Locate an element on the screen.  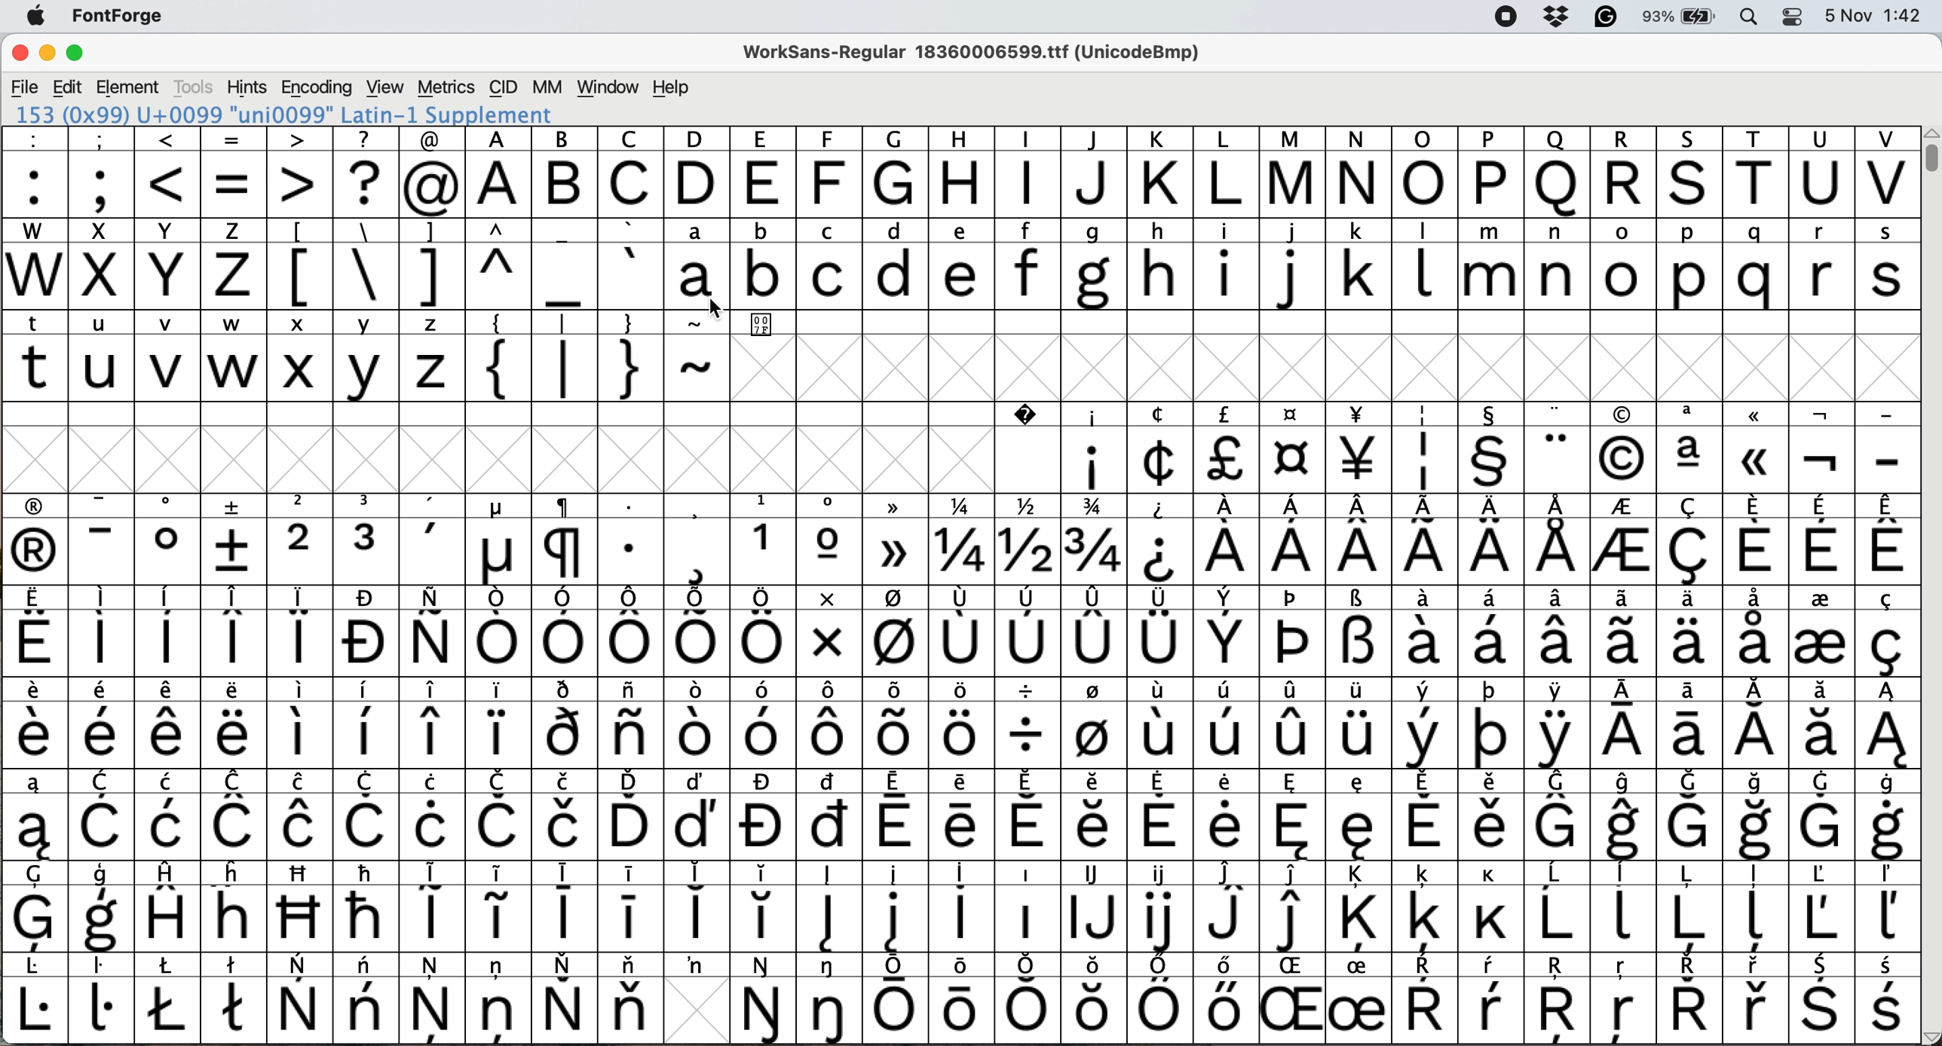
symbol is located at coordinates (1360, 540).